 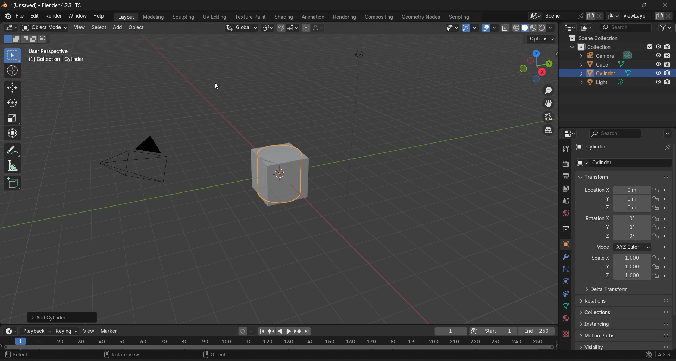 What do you see at coordinates (155, 16) in the screenshot?
I see `modeling` at bounding box center [155, 16].